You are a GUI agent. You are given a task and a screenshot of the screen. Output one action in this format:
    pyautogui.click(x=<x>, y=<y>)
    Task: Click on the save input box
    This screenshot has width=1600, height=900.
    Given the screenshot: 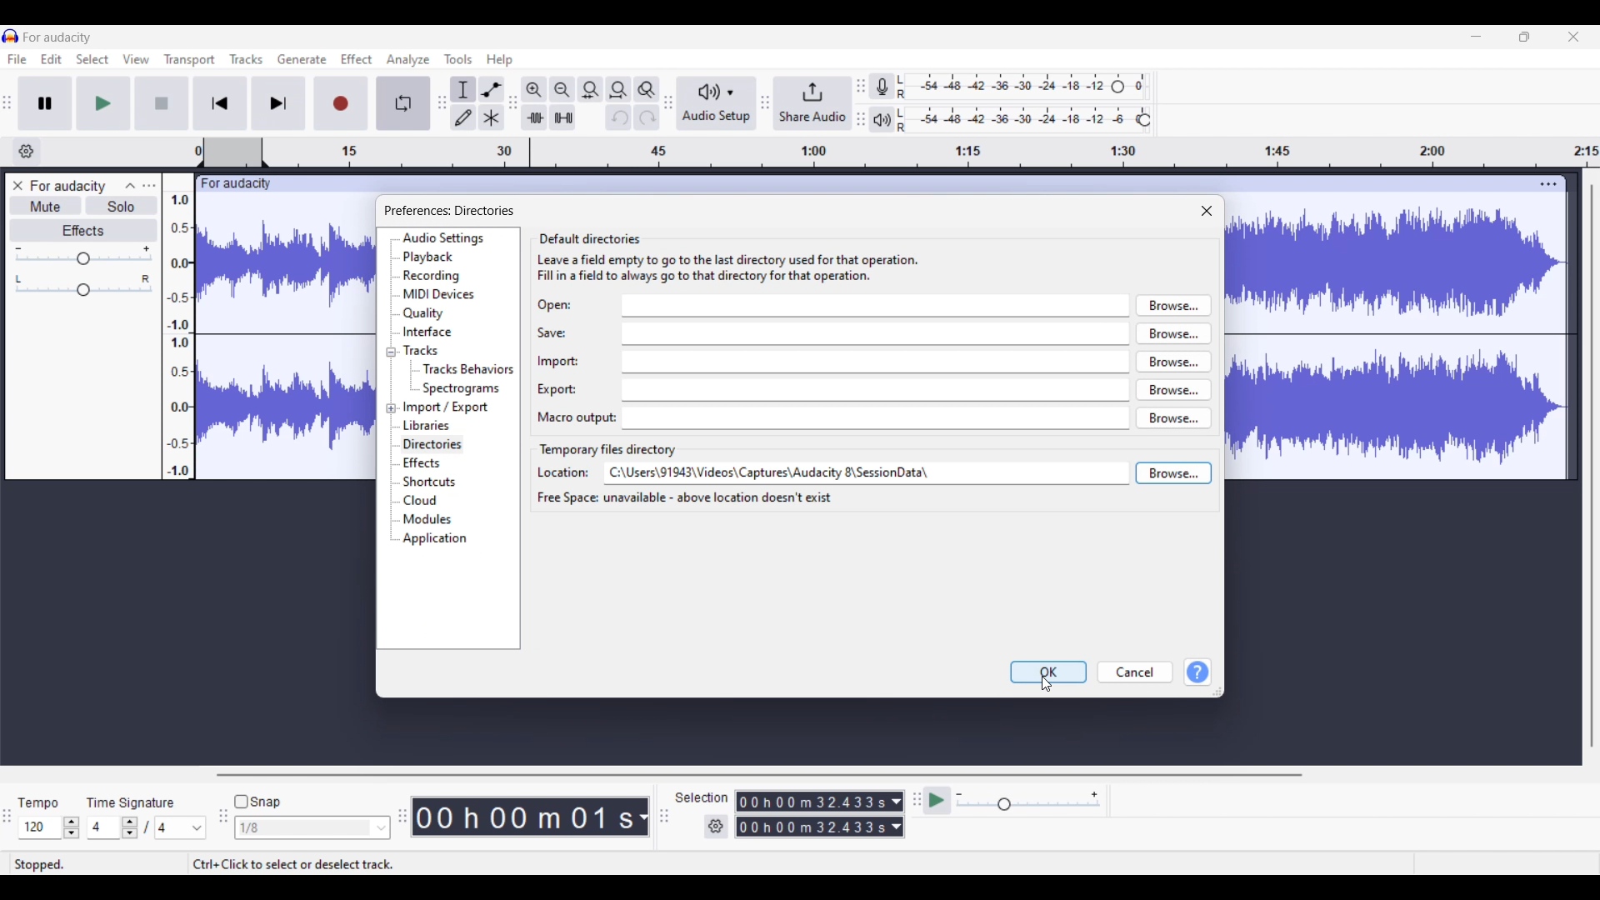 What is the action you would take?
    pyautogui.click(x=877, y=333)
    